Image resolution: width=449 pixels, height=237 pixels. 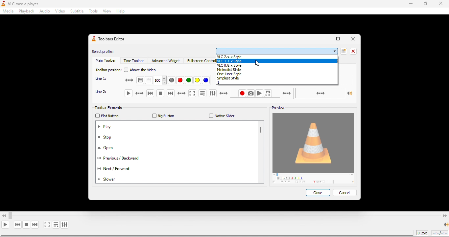 I want to click on play, so click(x=6, y=225).